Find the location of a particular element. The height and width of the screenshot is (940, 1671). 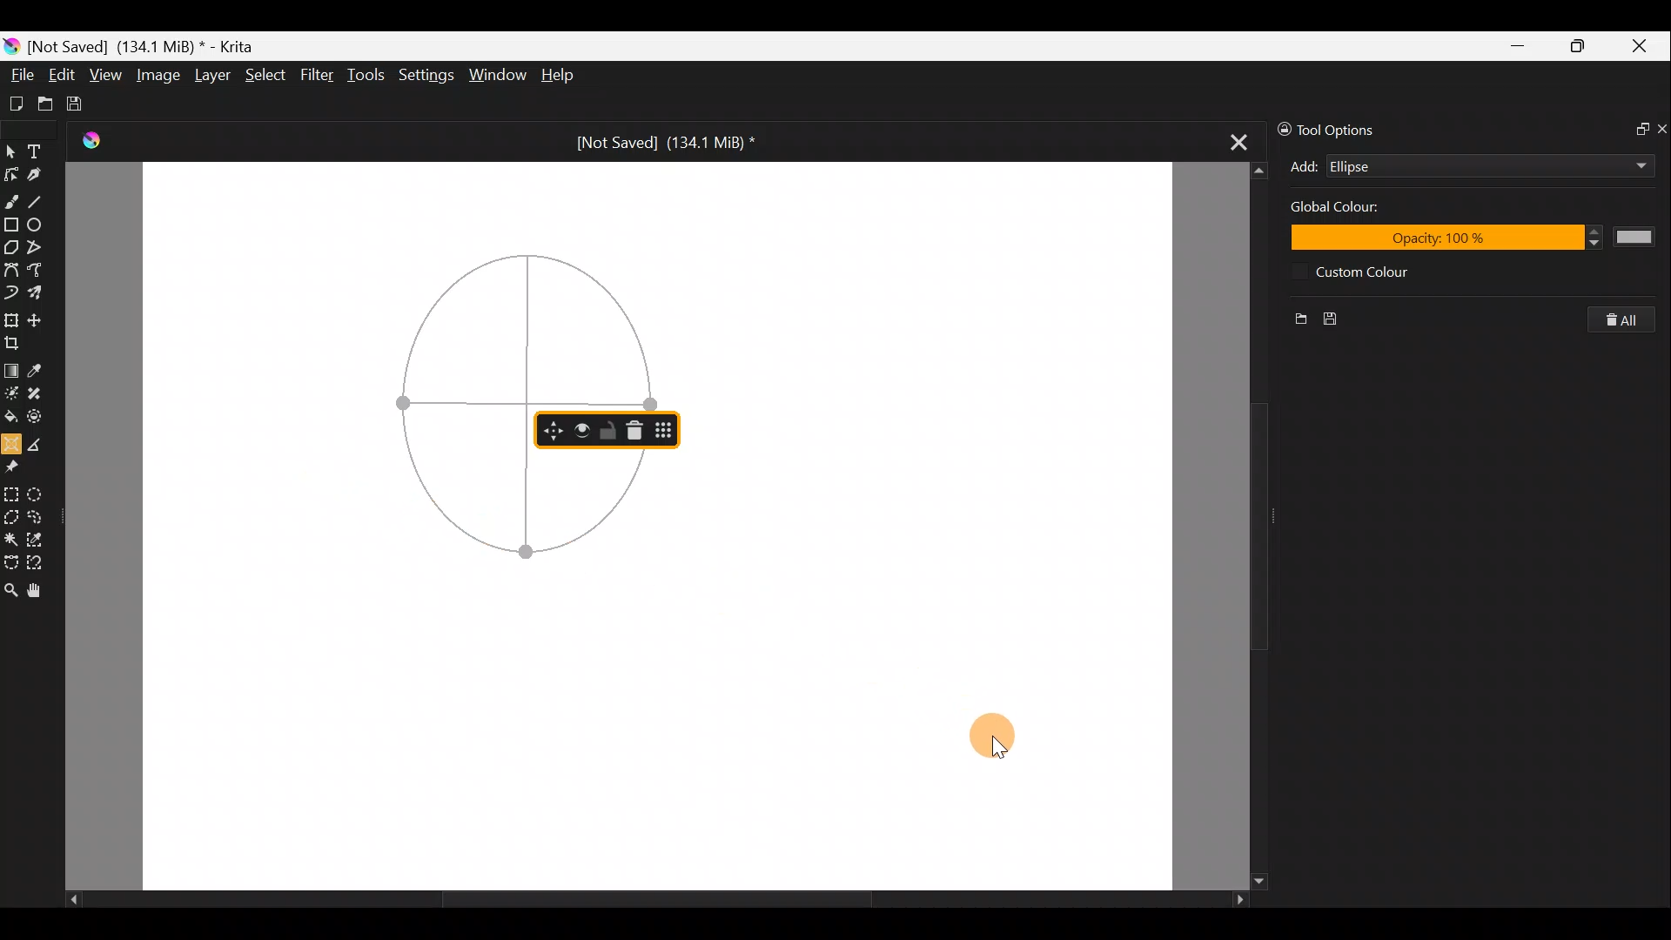

Cursor on canvas is located at coordinates (992, 736).